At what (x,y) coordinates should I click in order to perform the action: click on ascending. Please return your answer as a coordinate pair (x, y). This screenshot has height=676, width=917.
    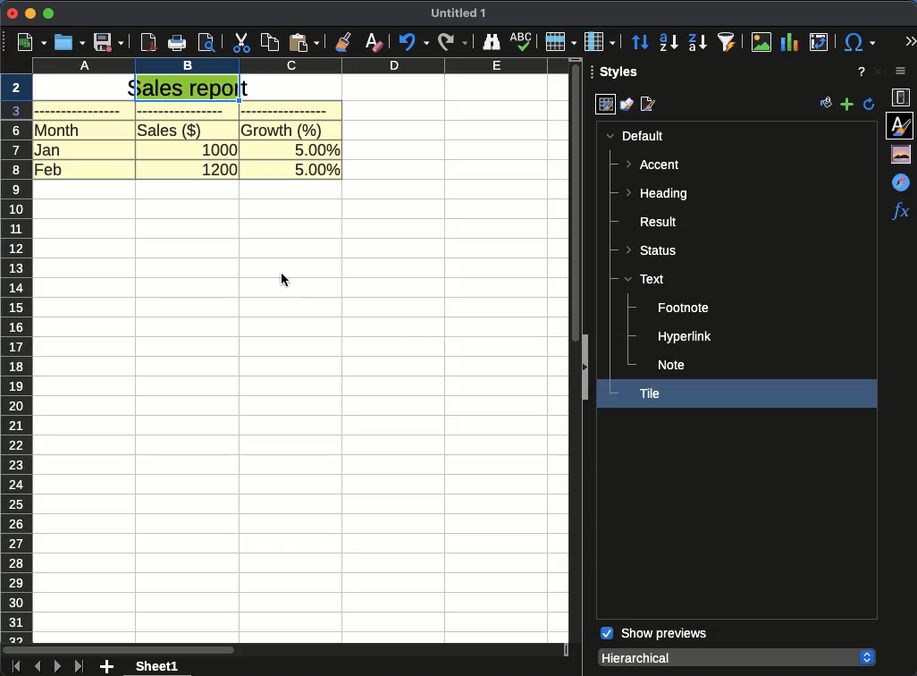
    Looking at the image, I should click on (669, 42).